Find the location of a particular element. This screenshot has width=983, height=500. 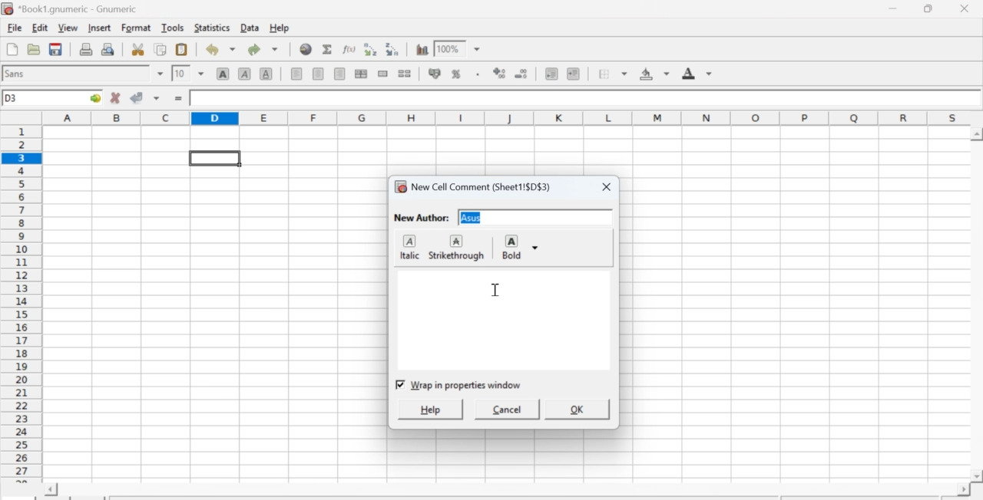

Zoom is located at coordinates (450, 48).